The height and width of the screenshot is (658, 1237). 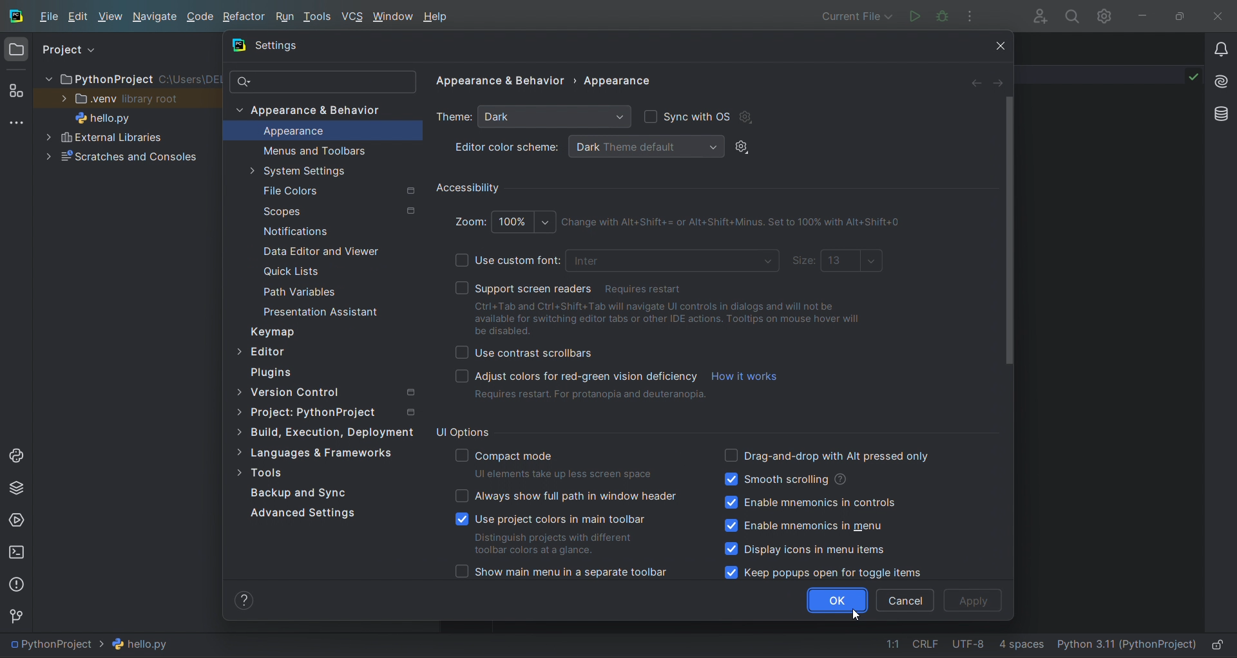 What do you see at coordinates (196, 17) in the screenshot?
I see `code` at bounding box center [196, 17].